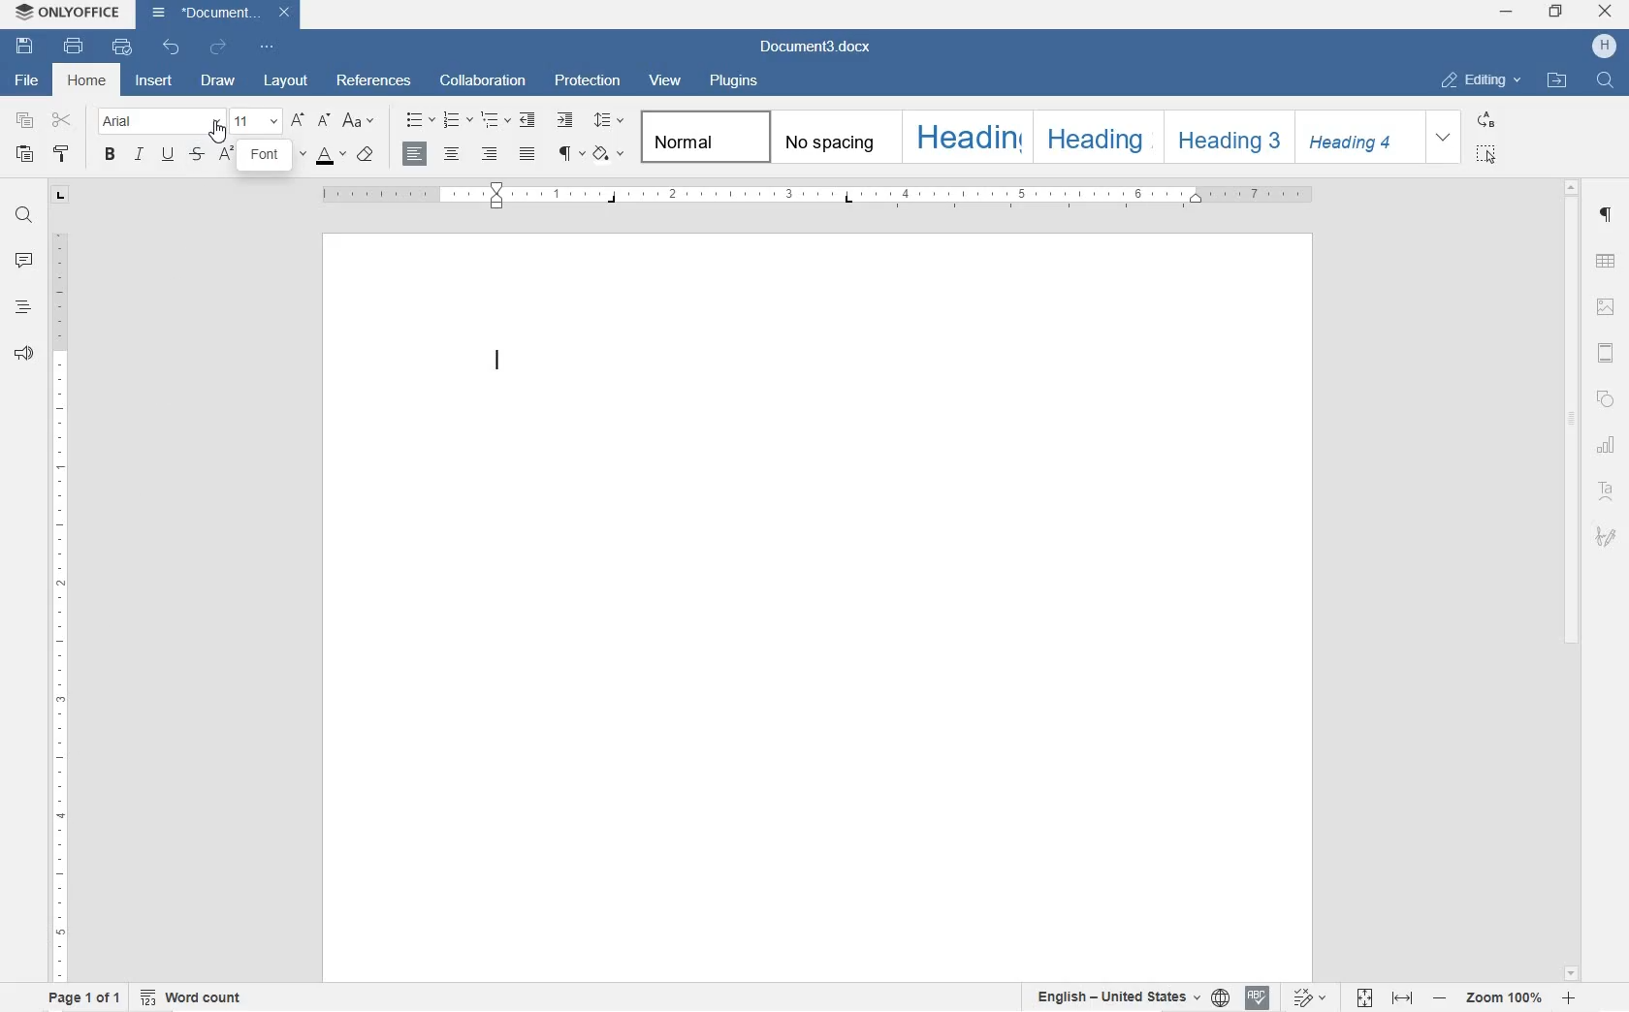 The image size is (1629, 1012). I want to click on SUPERSCRIPT, so click(226, 156).